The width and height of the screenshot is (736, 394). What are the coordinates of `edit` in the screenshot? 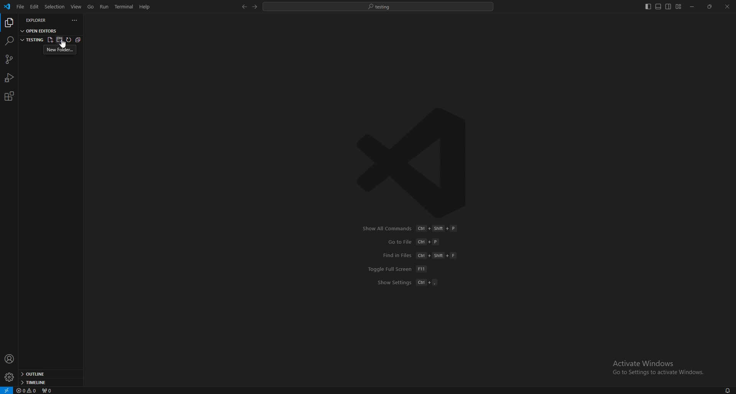 It's located at (34, 7).